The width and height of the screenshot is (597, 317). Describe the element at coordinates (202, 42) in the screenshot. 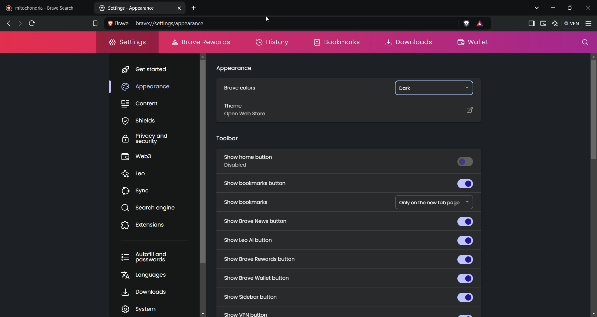

I see `brave rewards` at that location.